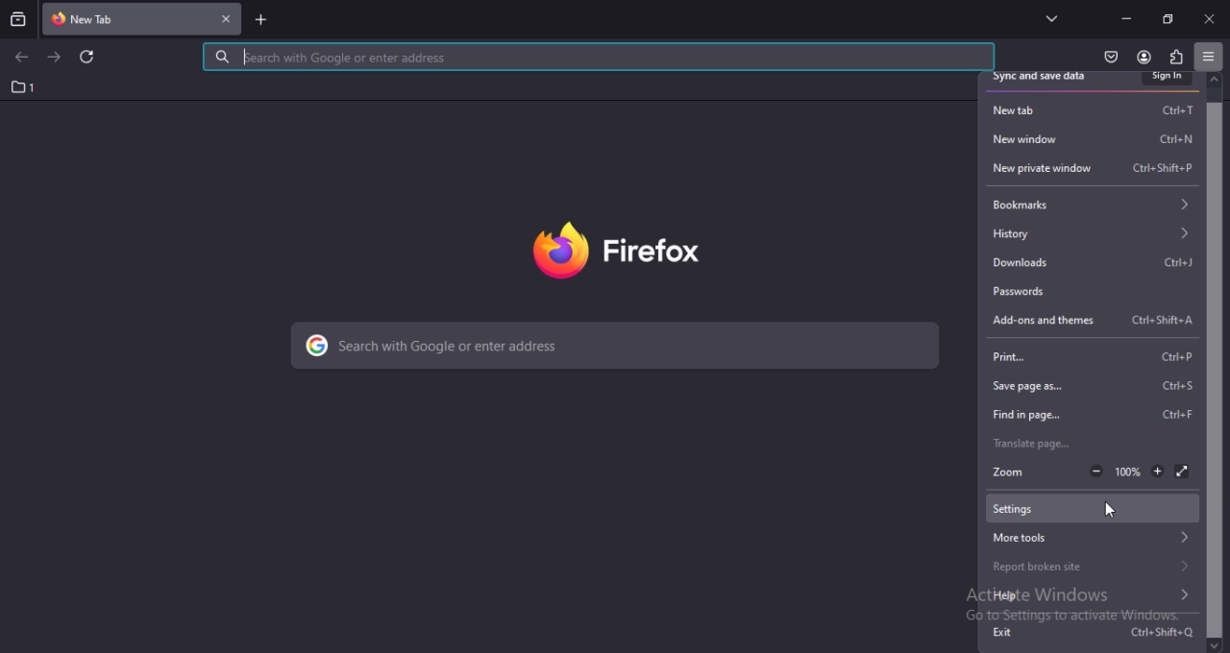 The height and width of the screenshot is (653, 1230). I want to click on search tabs, so click(18, 18).